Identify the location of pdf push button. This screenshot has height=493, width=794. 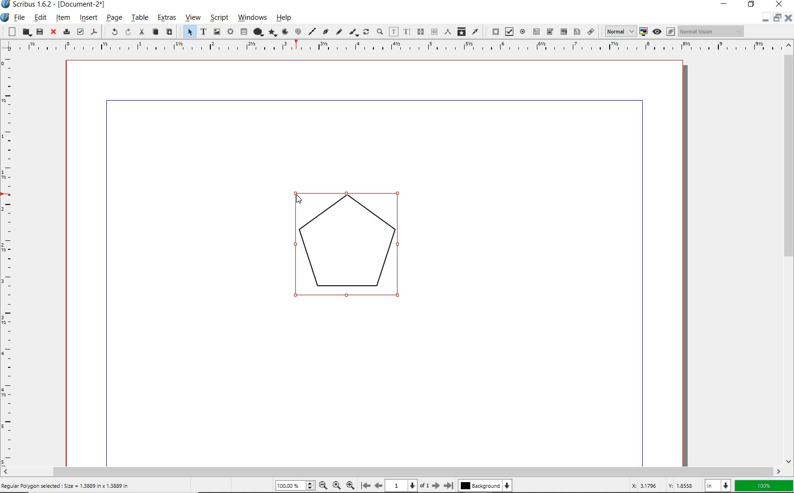
(493, 31).